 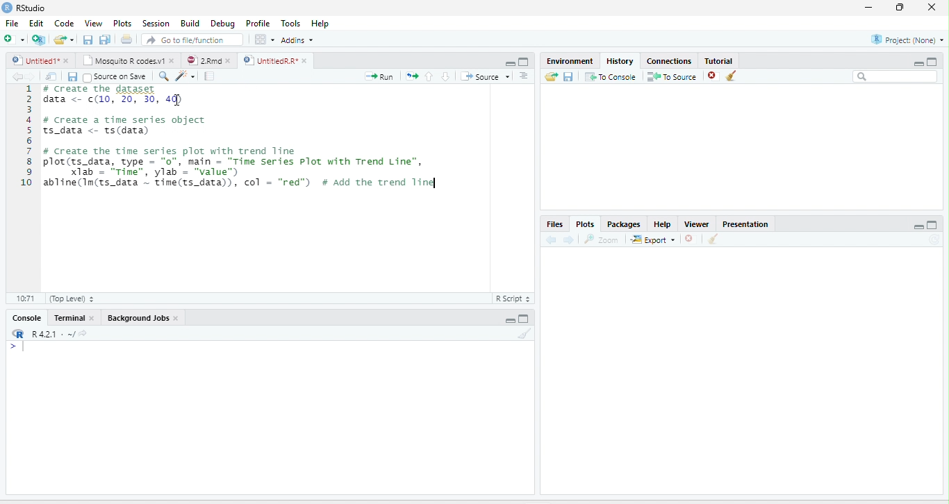 What do you see at coordinates (105, 39) in the screenshot?
I see `Save all open documents` at bounding box center [105, 39].